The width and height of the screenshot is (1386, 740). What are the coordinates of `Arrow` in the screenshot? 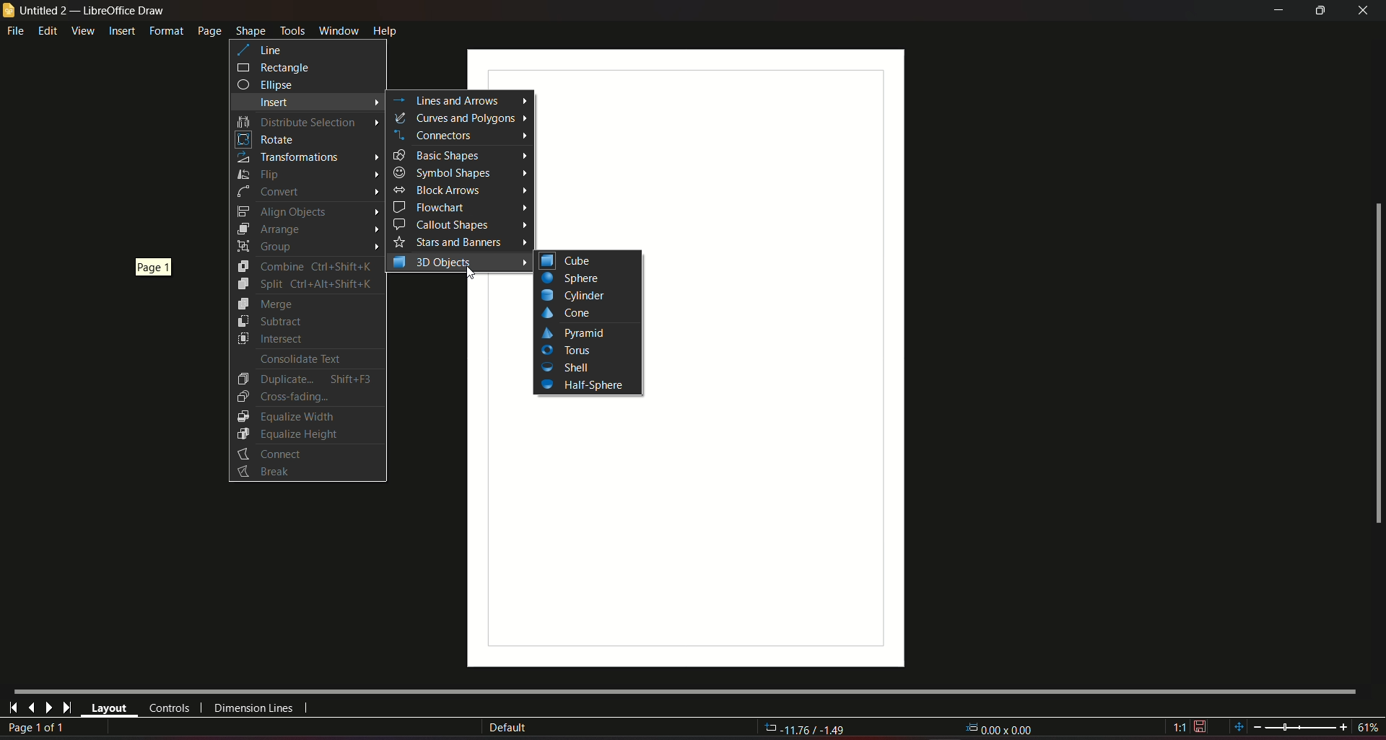 It's located at (374, 157).